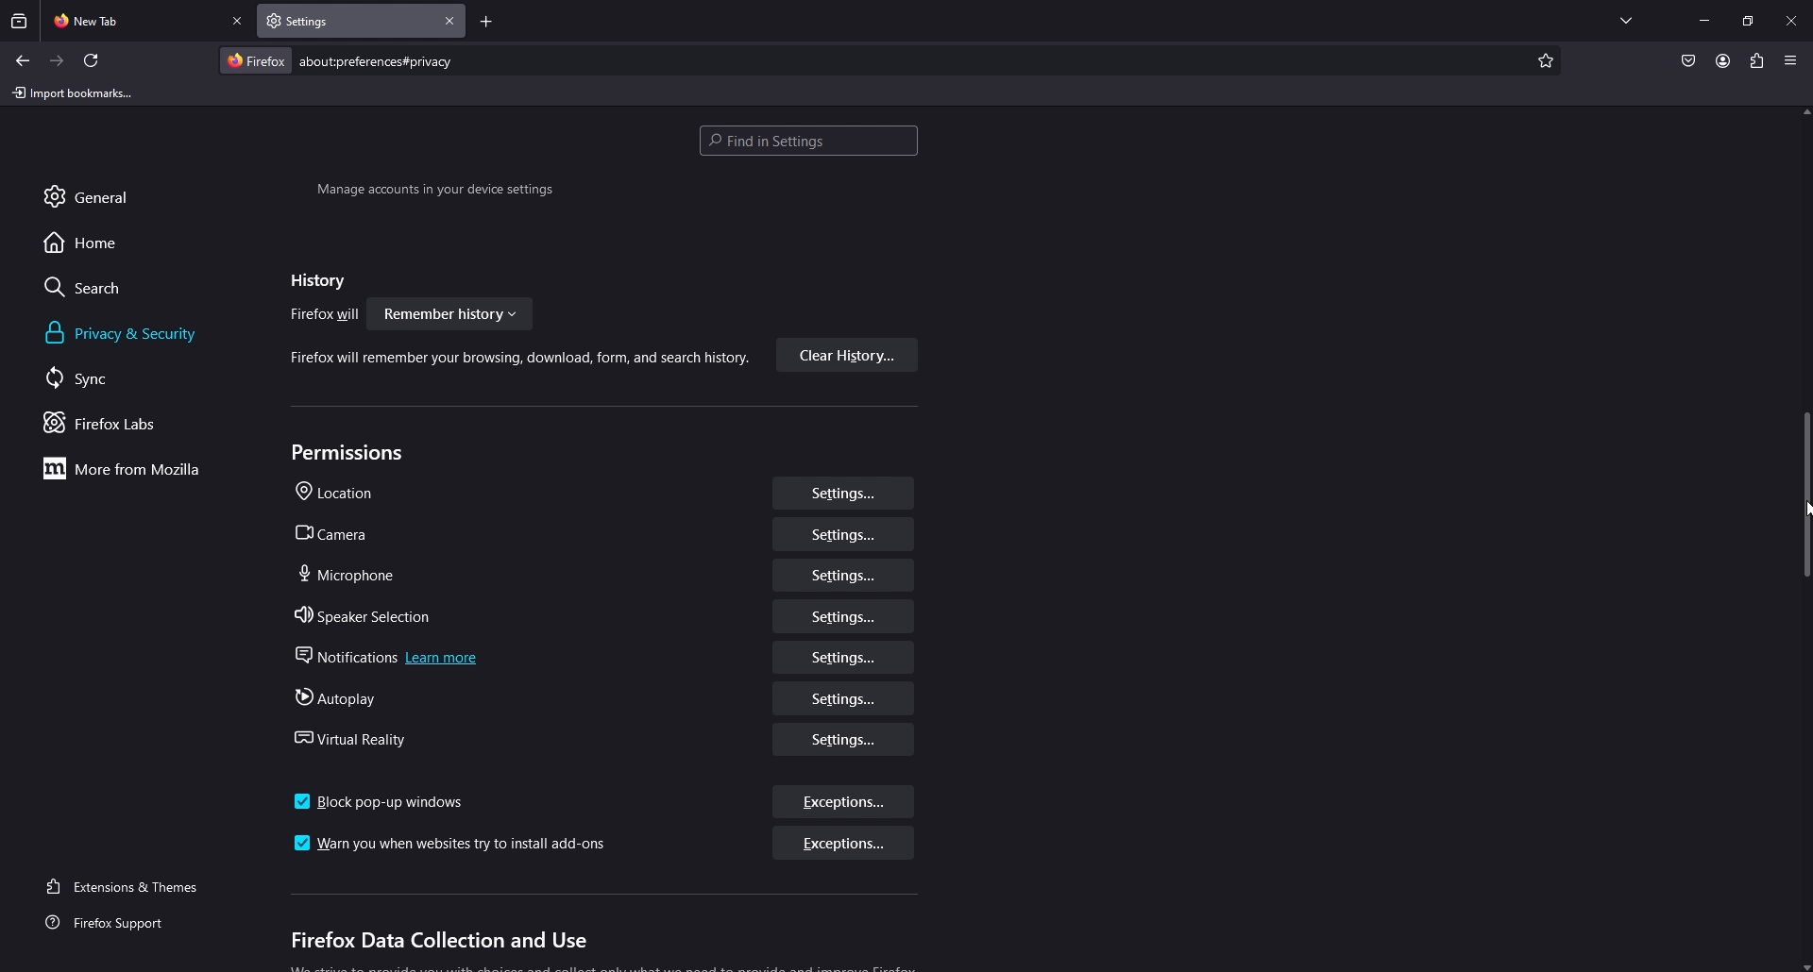  I want to click on settings, so click(845, 615).